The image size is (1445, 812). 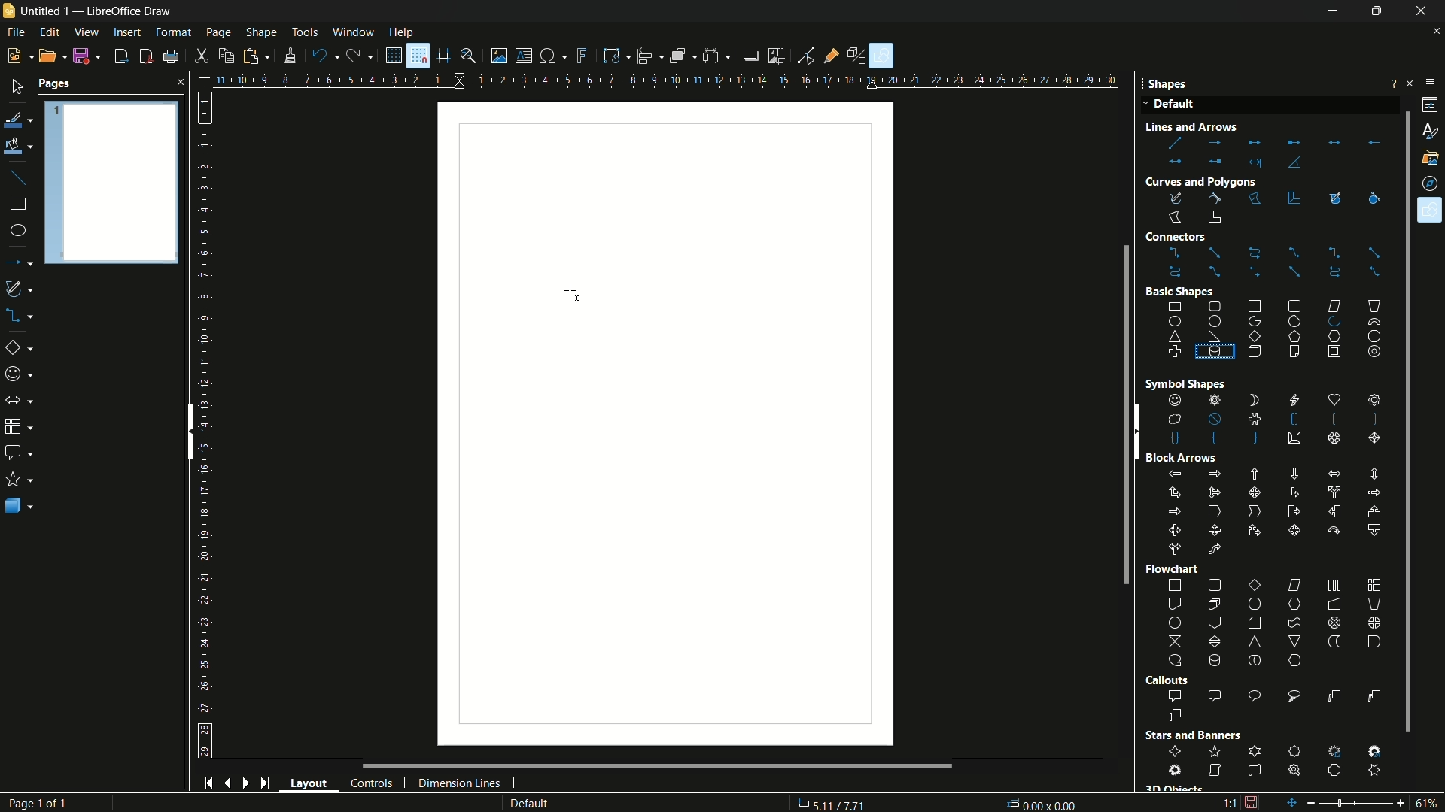 What do you see at coordinates (128, 11) in the screenshot?
I see `app name` at bounding box center [128, 11].